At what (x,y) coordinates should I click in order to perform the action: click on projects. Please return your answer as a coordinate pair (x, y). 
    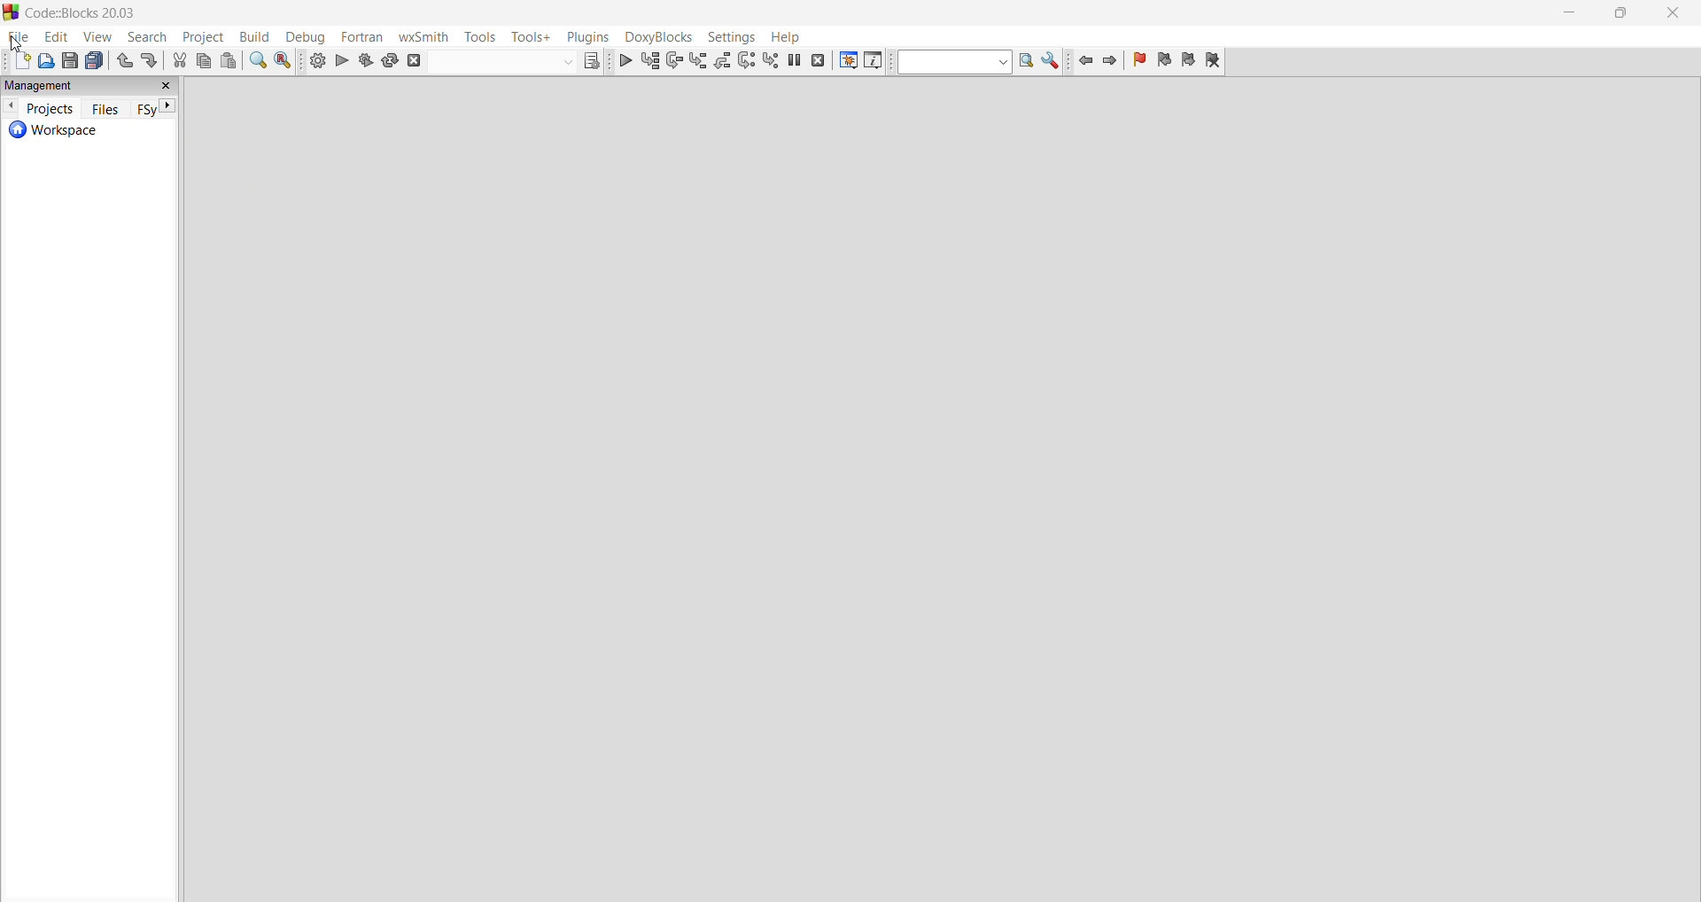
    Looking at the image, I should click on (51, 107).